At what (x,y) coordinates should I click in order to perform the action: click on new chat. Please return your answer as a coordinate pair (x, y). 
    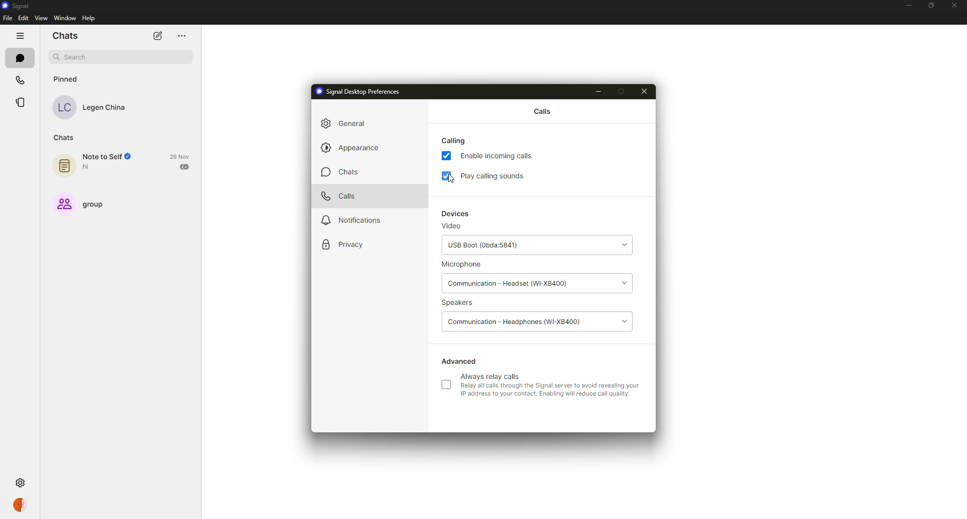
    Looking at the image, I should click on (158, 35).